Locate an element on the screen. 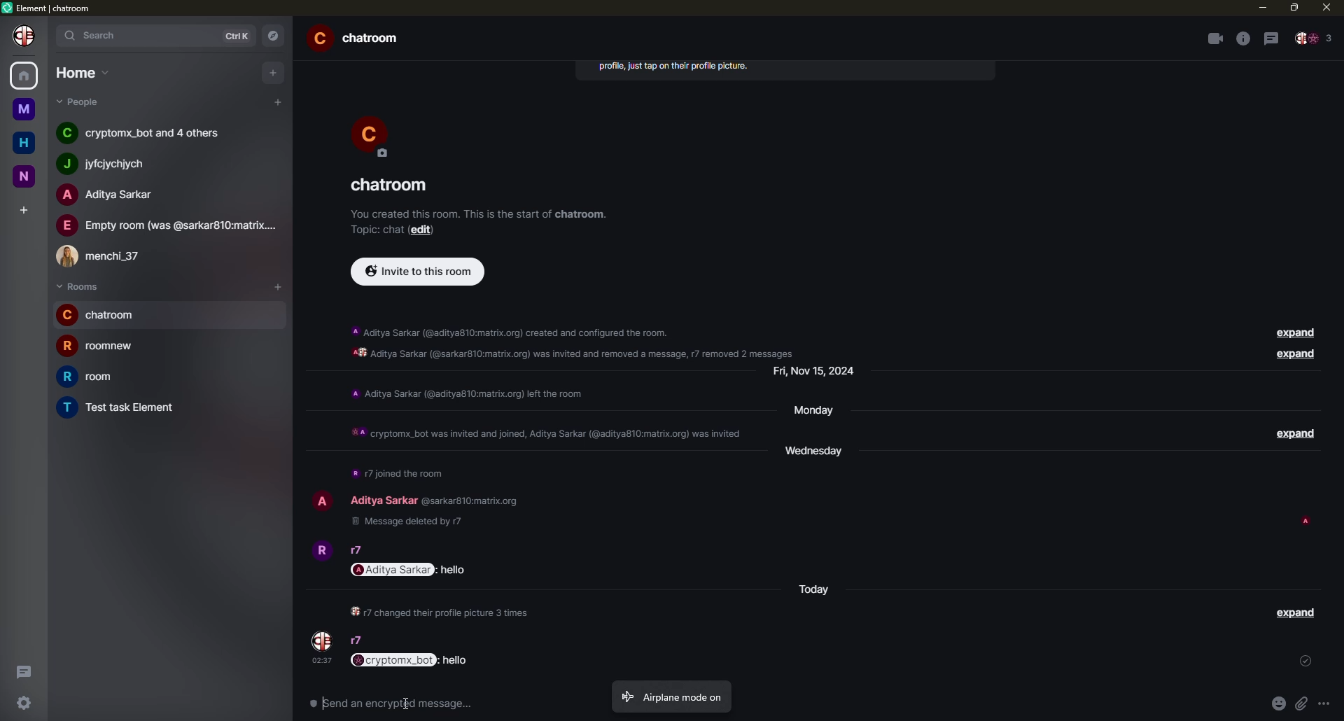 The width and height of the screenshot is (1344, 721). room is located at coordinates (101, 346).